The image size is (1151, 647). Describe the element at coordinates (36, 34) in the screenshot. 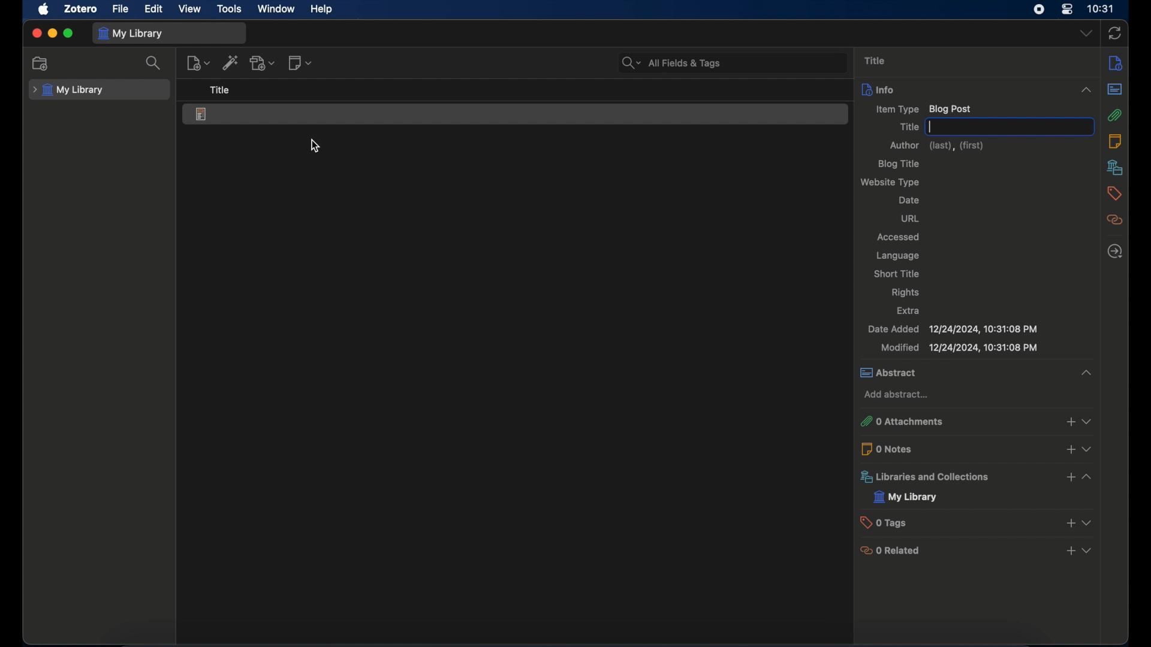

I see `close` at that location.